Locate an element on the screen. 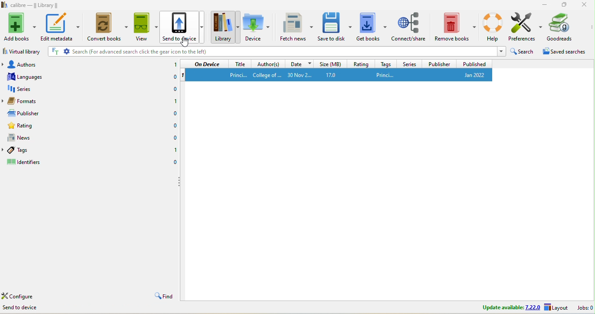  rating is located at coordinates (28, 125).